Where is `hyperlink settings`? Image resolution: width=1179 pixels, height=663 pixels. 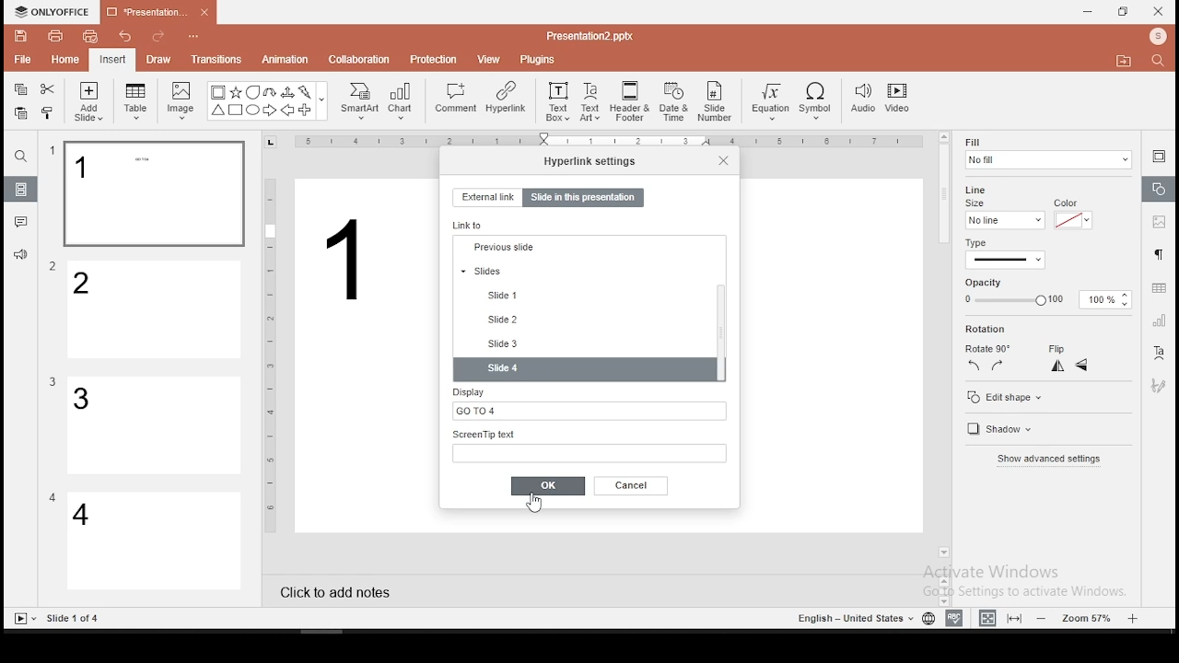 hyperlink settings is located at coordinates (590, 160).